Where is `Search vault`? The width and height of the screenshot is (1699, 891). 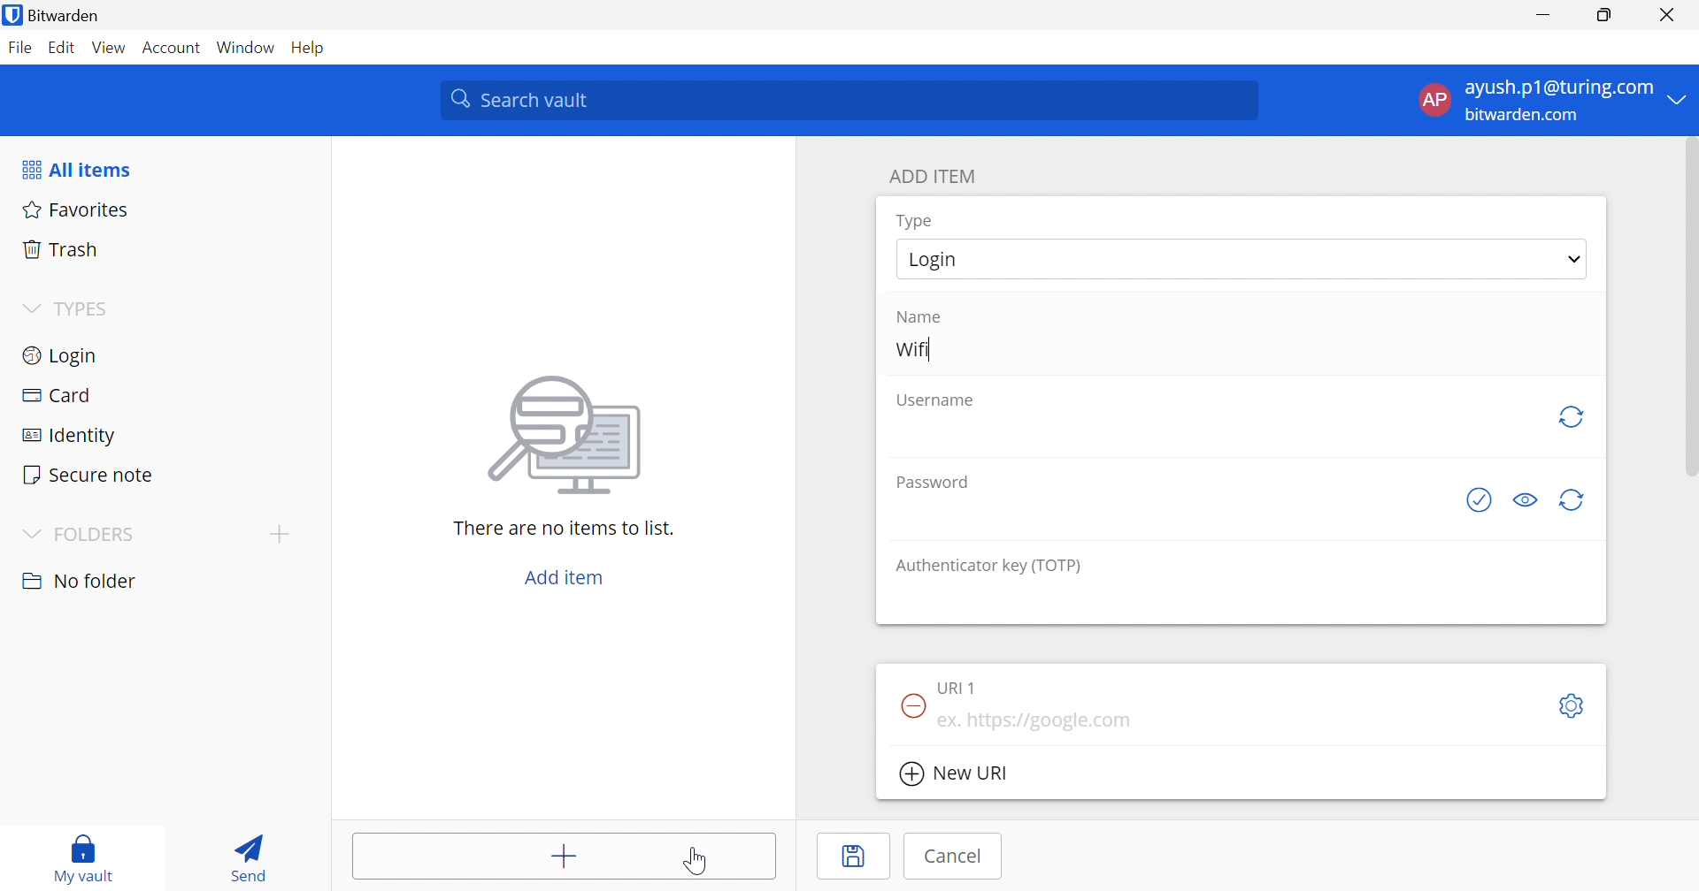
Search vault is located at coordinates (848, 100).